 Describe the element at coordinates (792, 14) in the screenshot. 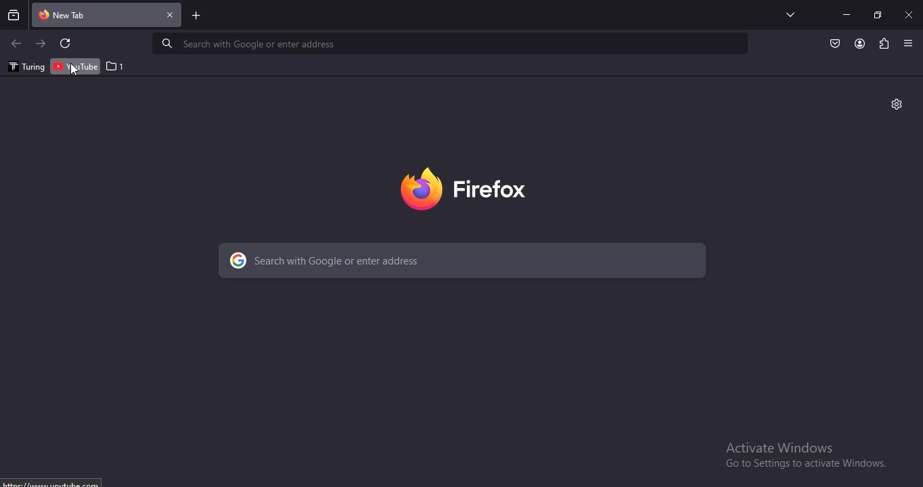

I see `search tabs` at that location.